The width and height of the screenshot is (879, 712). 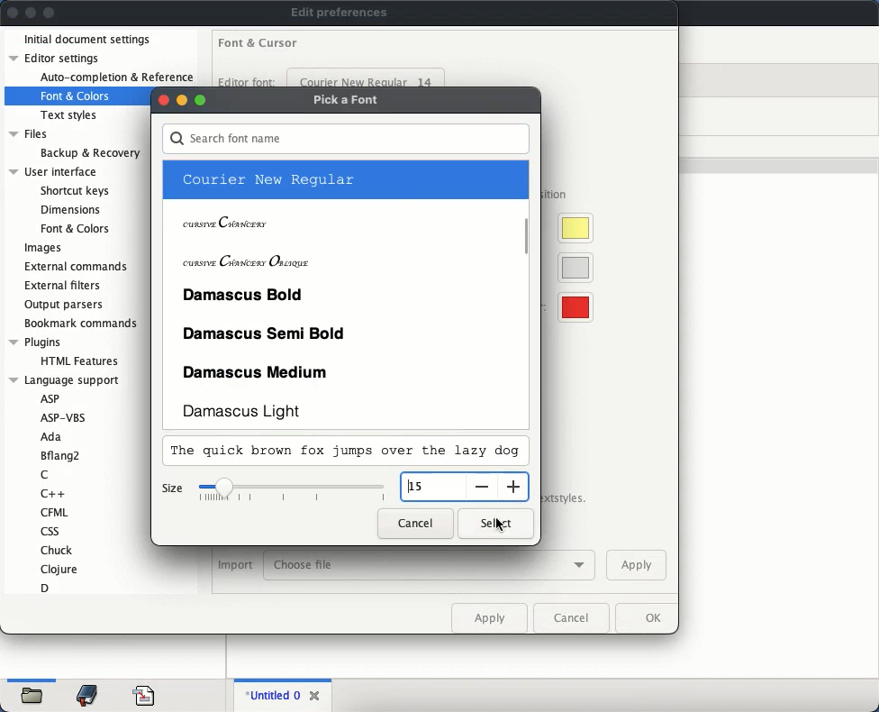 What do you see at coordinates (78, 324) in the screenshot?
I see `bookmark command` at bounding box center [78, 324].